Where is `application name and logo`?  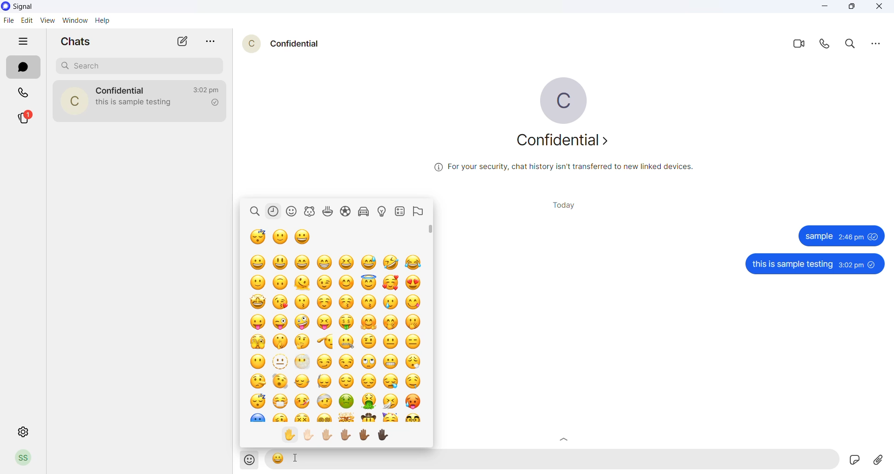
application name and logo is located at coordinates (24, 8).